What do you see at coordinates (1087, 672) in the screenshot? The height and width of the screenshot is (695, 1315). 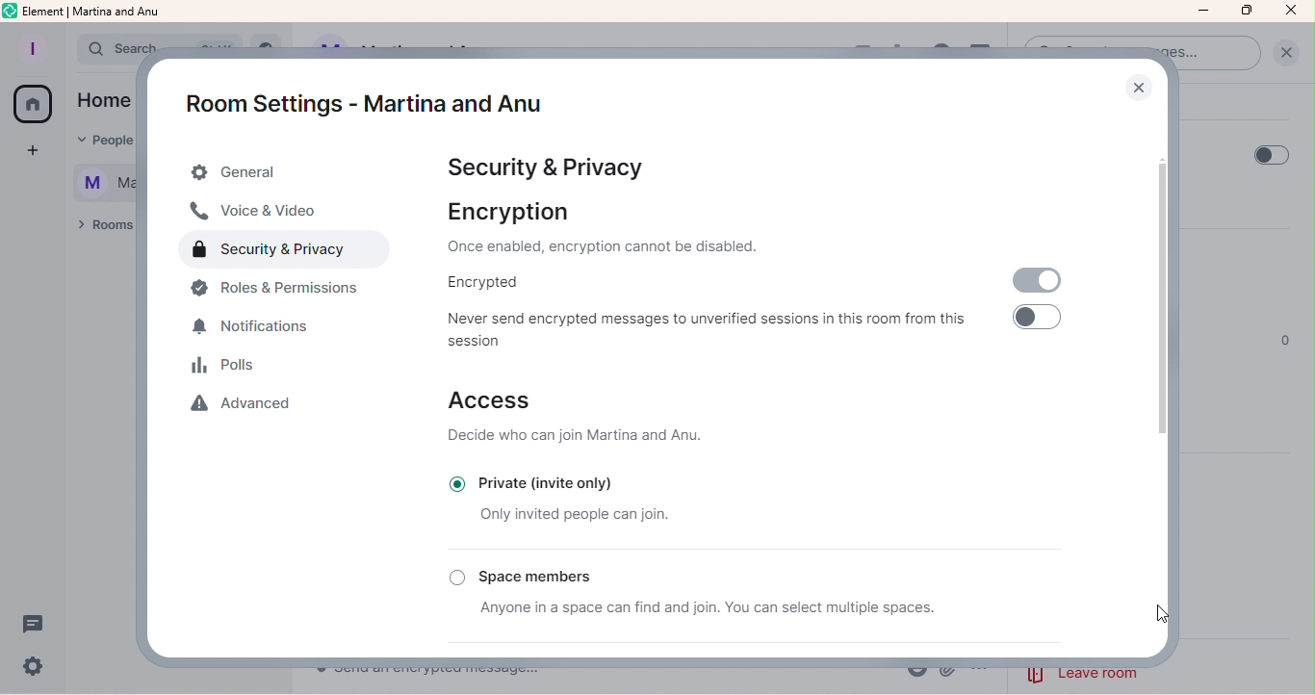 I see `leave room` at bounding box center [1087, 672].